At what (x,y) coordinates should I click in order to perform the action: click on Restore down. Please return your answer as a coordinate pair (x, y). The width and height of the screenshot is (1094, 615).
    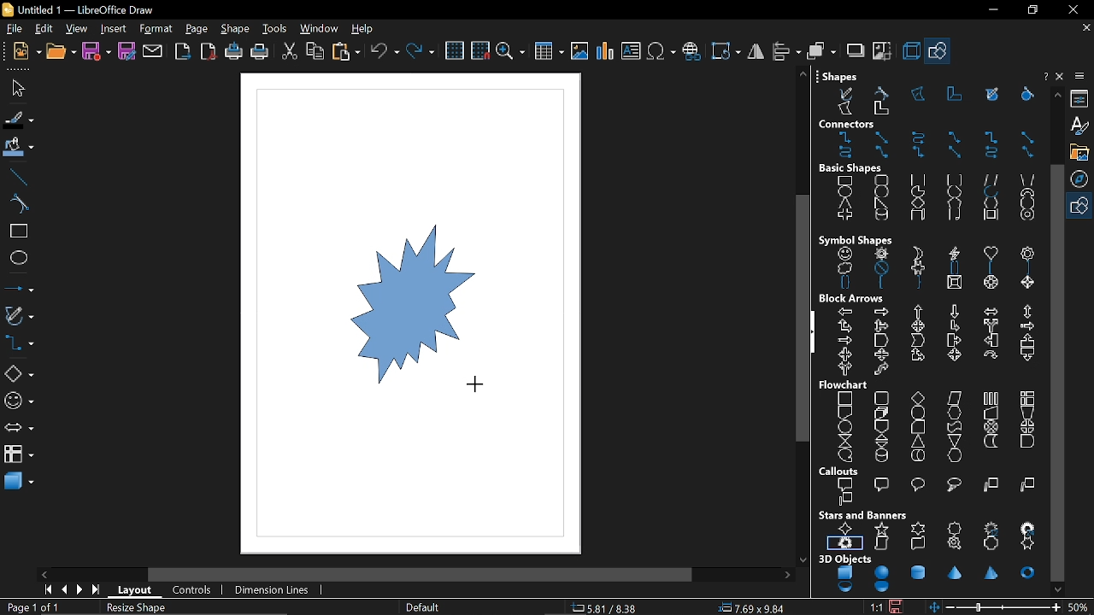
    Looking at the image, I should click on (1031, 11).